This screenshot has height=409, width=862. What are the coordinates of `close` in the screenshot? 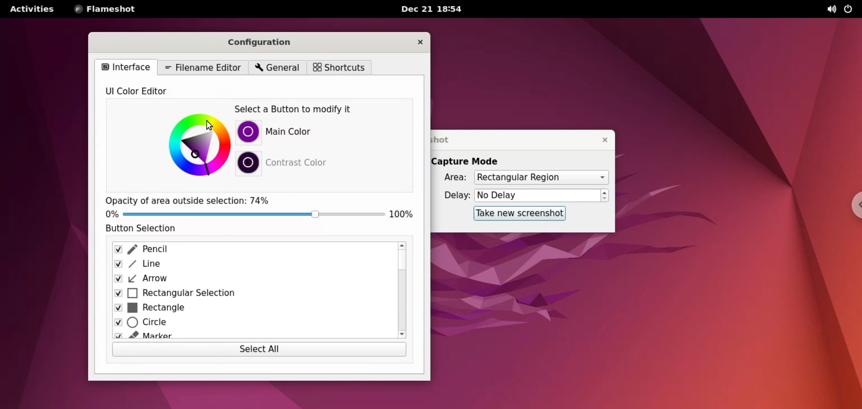 It's located at (421, 42).